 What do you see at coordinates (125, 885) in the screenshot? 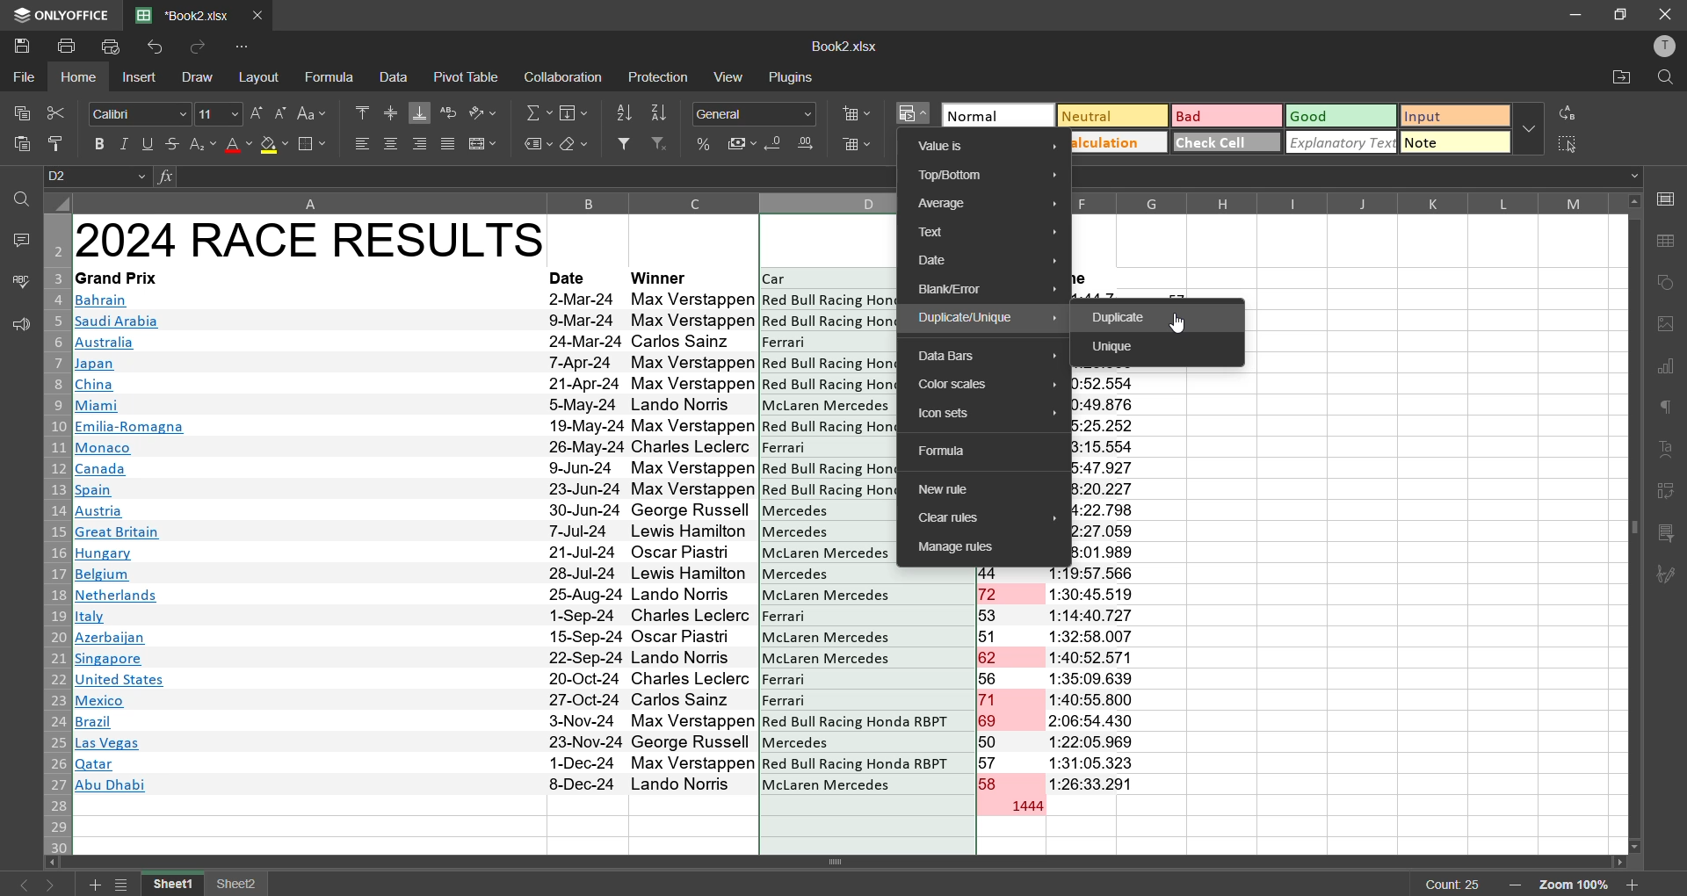
I see `sheet list` at bounding box center [125, 885].